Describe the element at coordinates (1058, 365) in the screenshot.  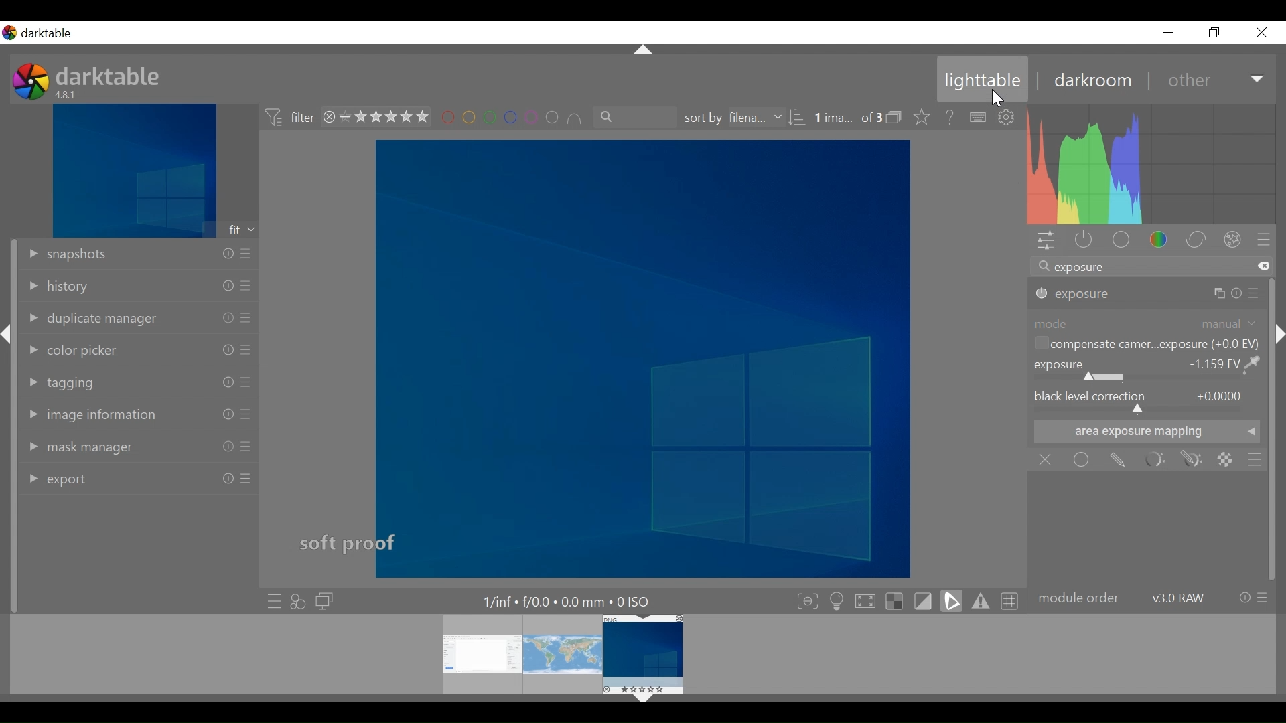
I see `exposure correction` at that location.